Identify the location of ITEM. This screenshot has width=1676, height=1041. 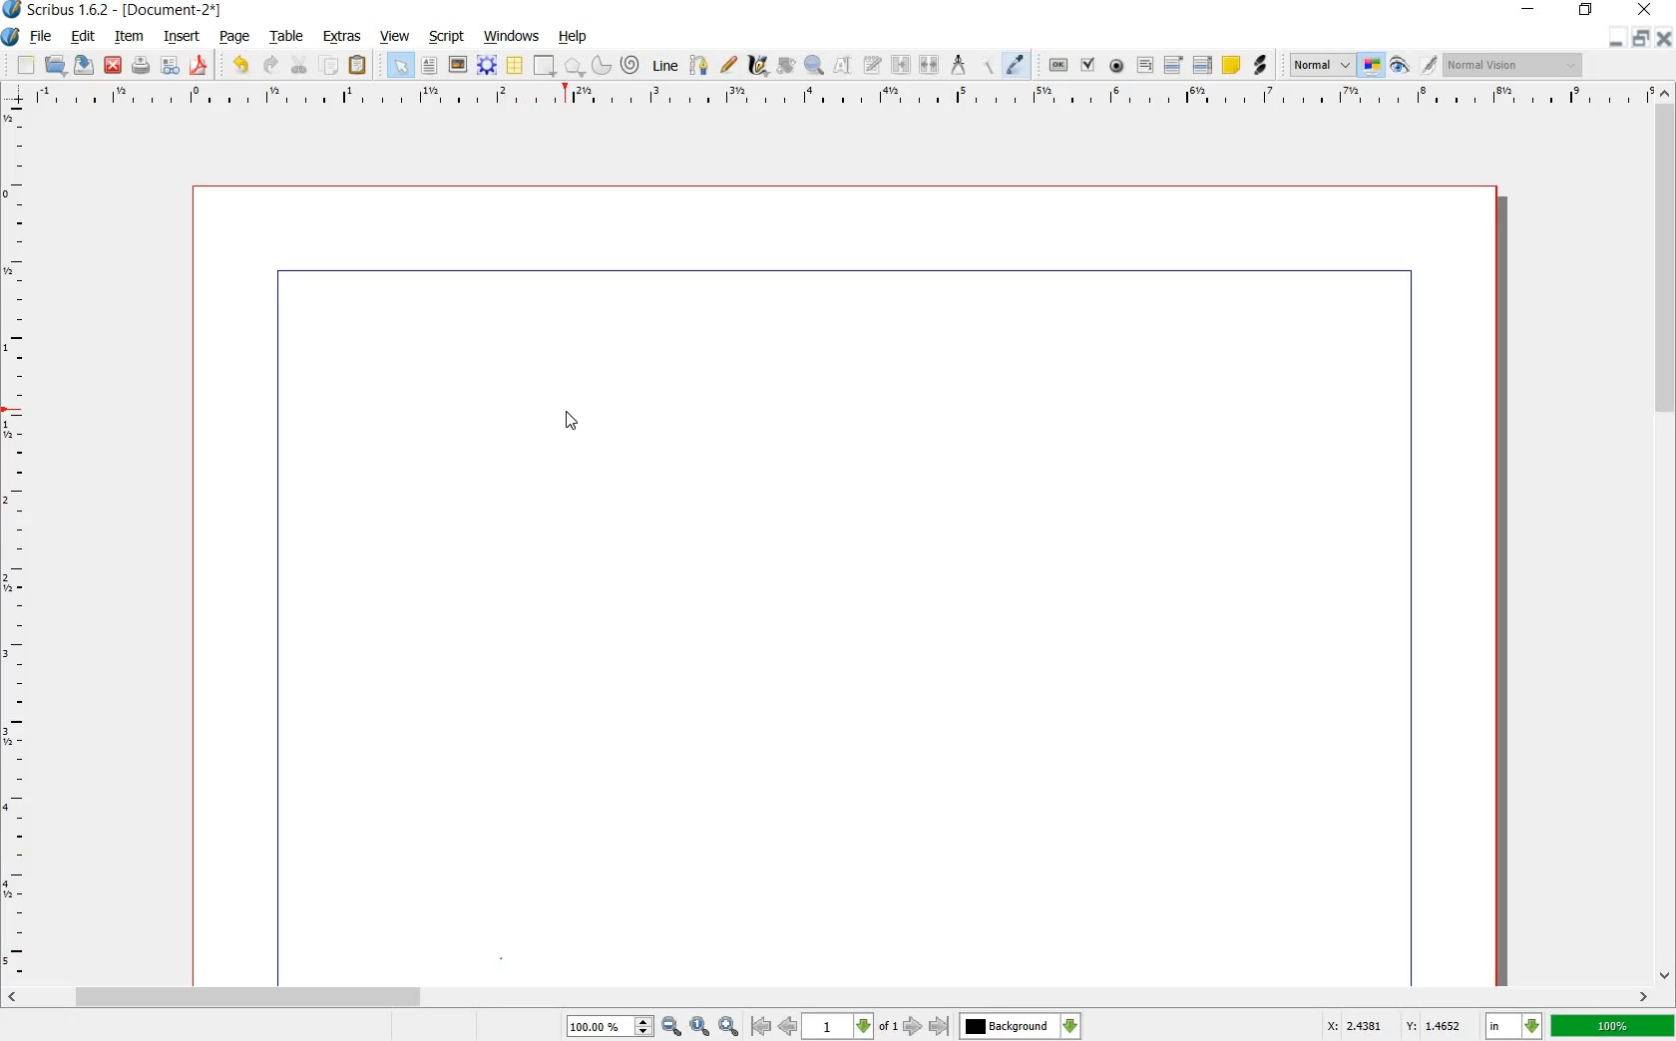
(127, 37).